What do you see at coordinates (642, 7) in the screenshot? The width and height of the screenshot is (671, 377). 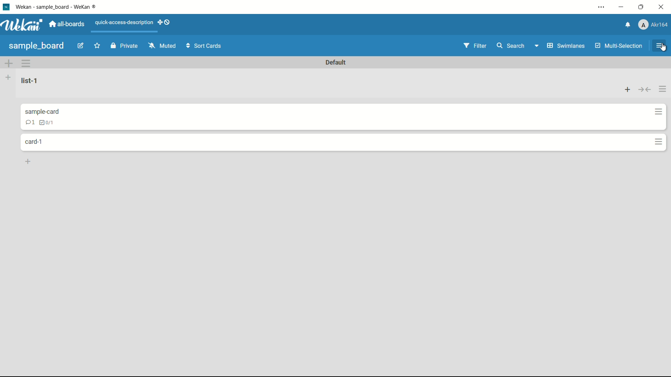 I see `maximize` at bounding box center [642, 7].